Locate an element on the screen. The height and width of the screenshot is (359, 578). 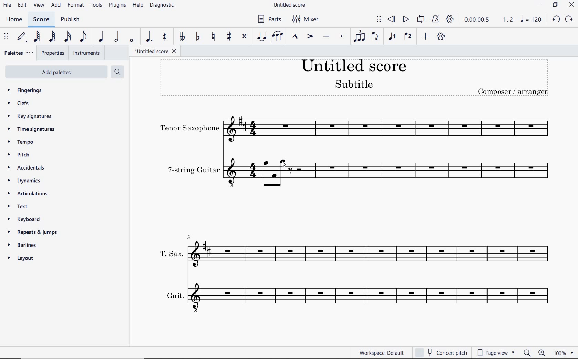
64TH NOTE is located at coordinates (36, 37).